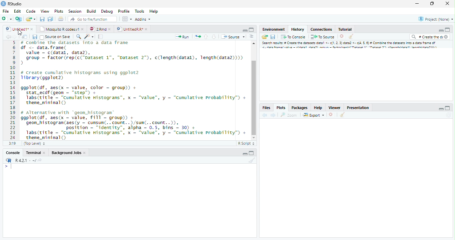 The height and width of the screenshot is (240, 455). Describe the element at coordinates (92, 19) in the screenshot. I see `Go to file/function` at that location.